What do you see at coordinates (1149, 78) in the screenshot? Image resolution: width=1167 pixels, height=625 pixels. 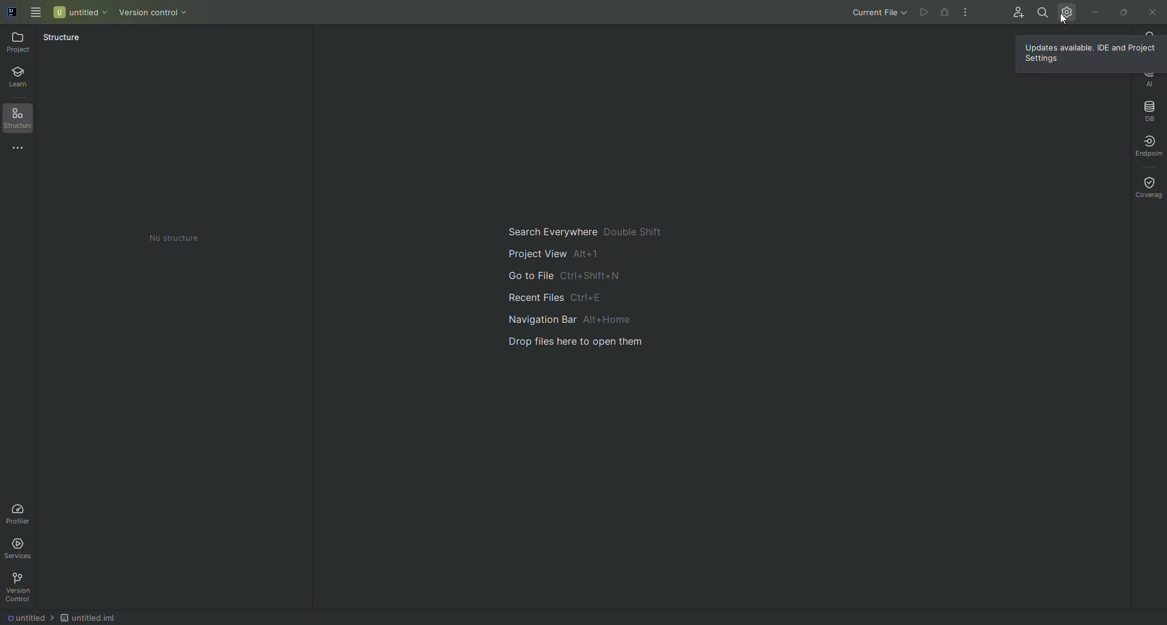 I see `AI Assistant` at bounding box center [1149, 78].